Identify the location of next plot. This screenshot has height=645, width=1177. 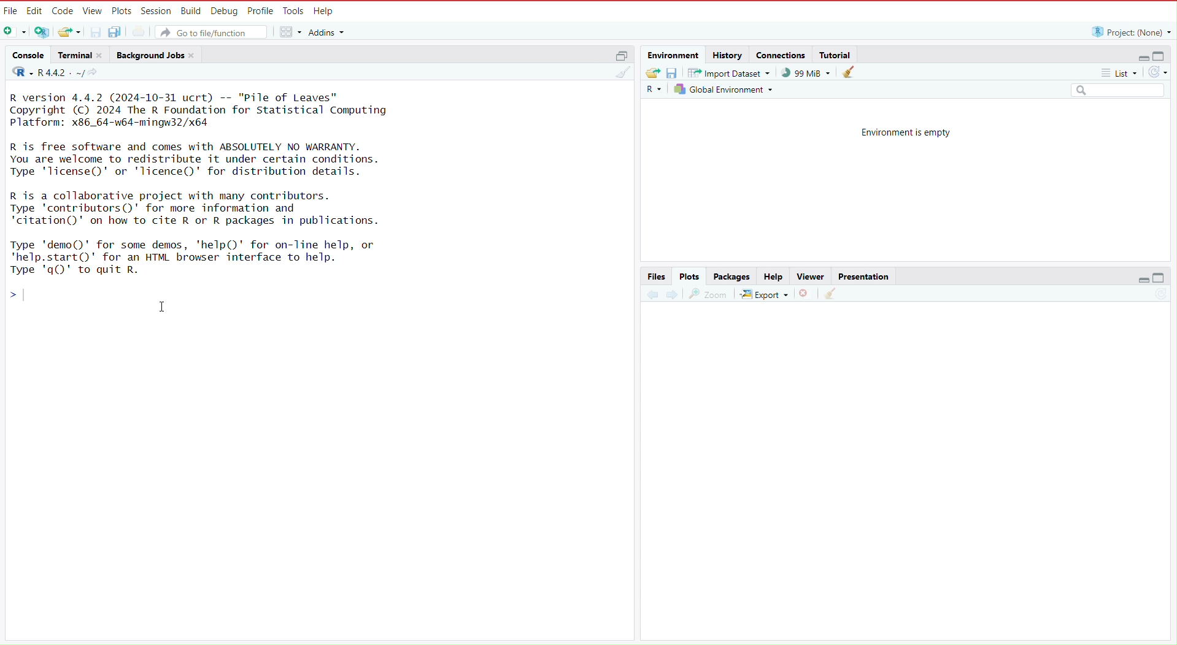
(673, 295).